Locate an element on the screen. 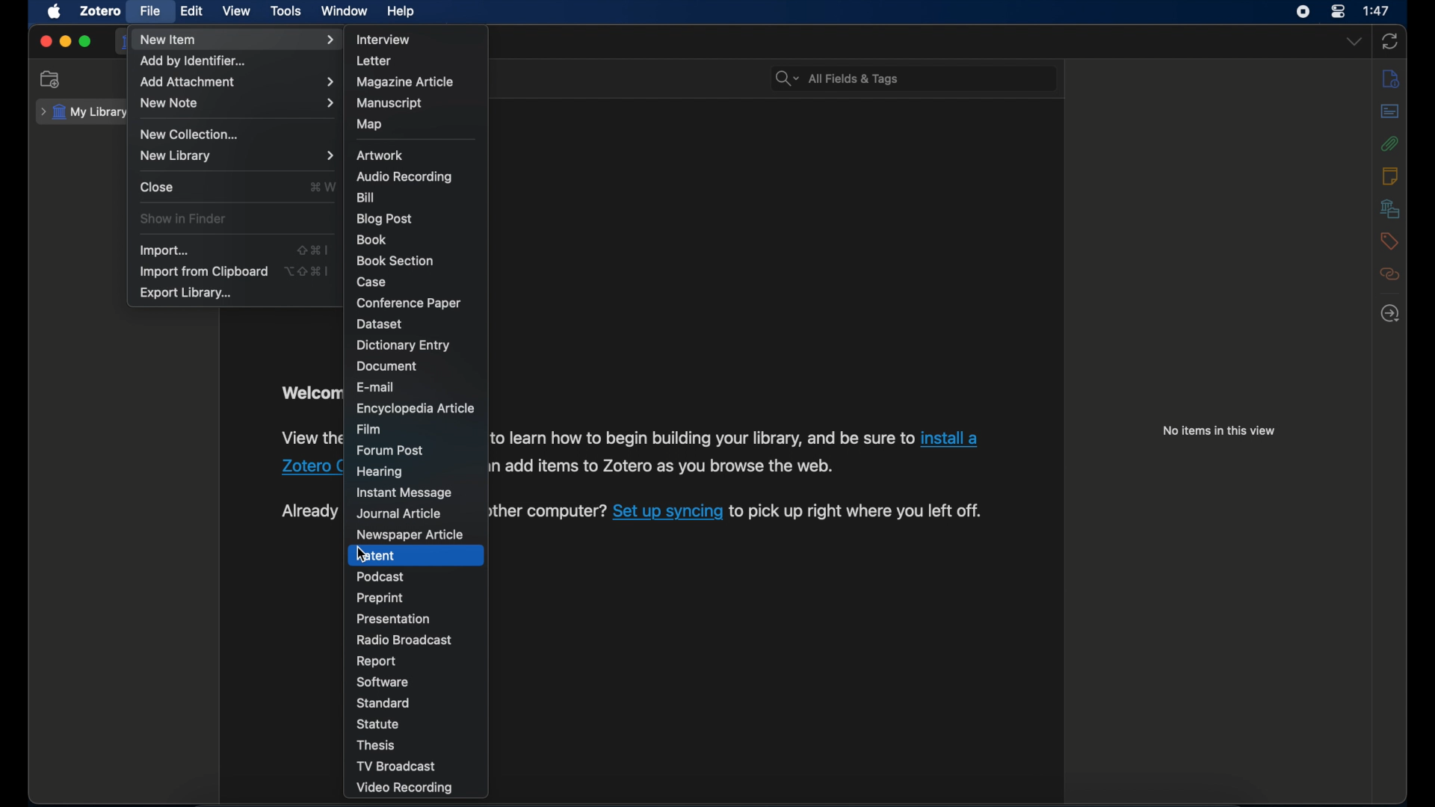 This screenshot has height=807, width=1435. maximize is located at coordinates (86, 41).